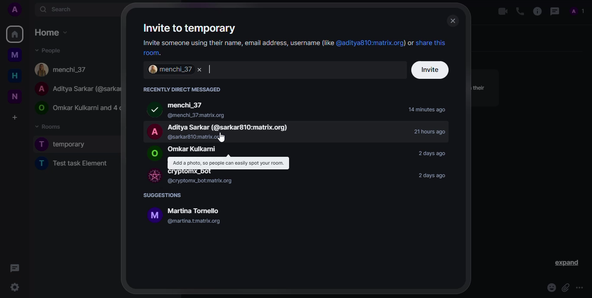 The image size is (592, 298). I want to click on recent, so click(182, 89).